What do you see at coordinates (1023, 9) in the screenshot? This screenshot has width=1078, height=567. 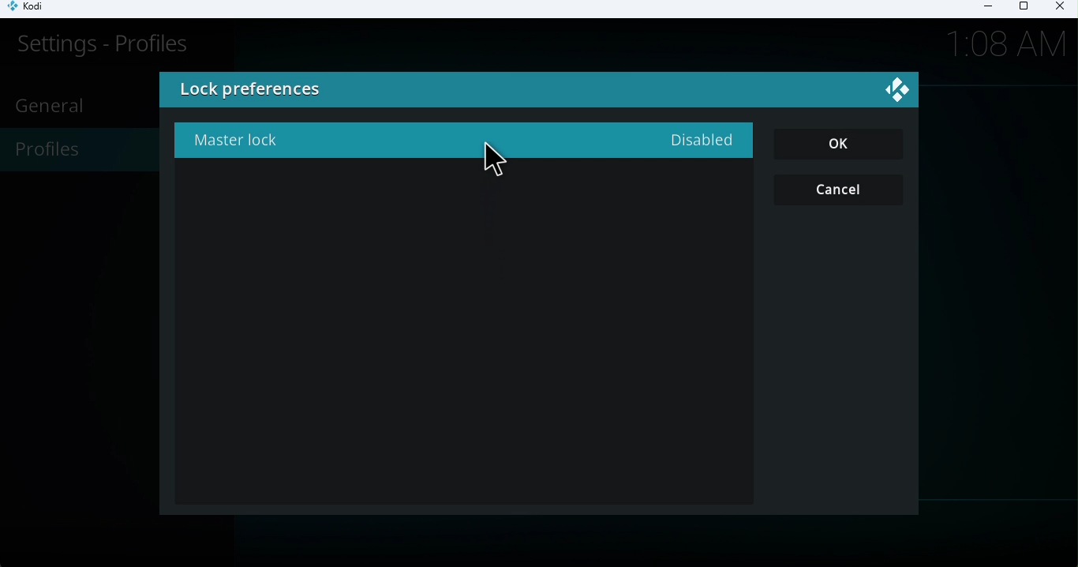 I see `Maximize` at bounding box center [1023, 9].